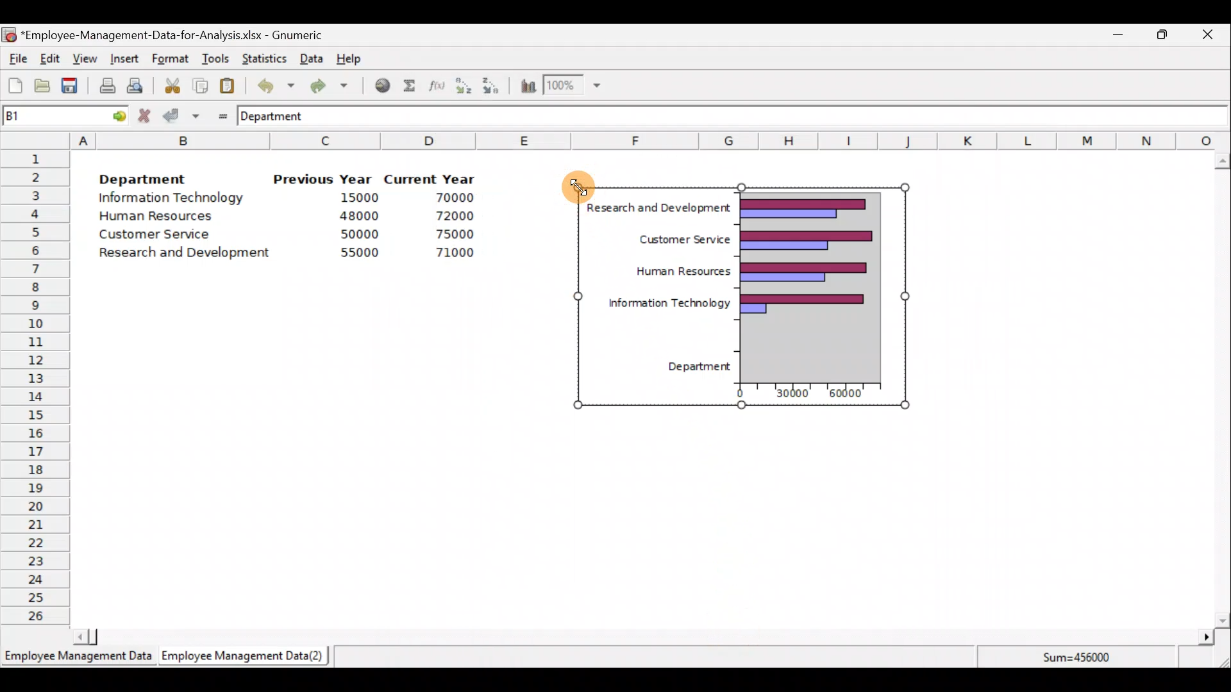 The width and height of the screenshot is (1231, 692). What do you see at coordinates (655, 209) in the screenshot?
I see `Research and Development` at bounding box center [655, 209].